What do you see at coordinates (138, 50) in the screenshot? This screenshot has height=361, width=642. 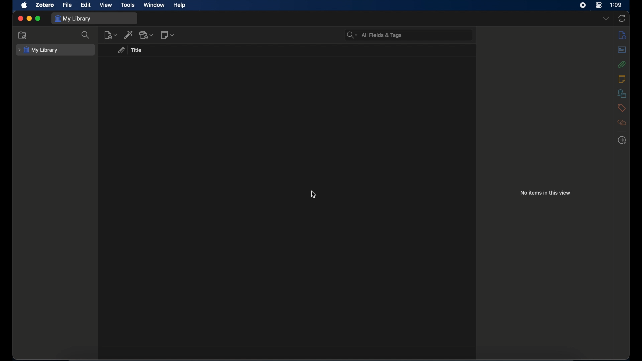 I see `title` at bounding box center [138, 50].